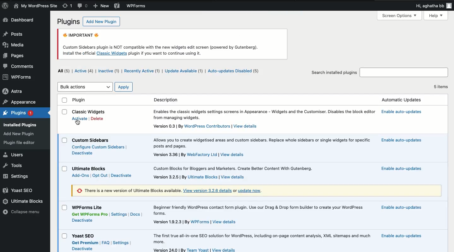 The width and height of the screenshot is (454, 252). Describe the element at coordinates (14, 45) in the screenshot. I see `Media` at that location.